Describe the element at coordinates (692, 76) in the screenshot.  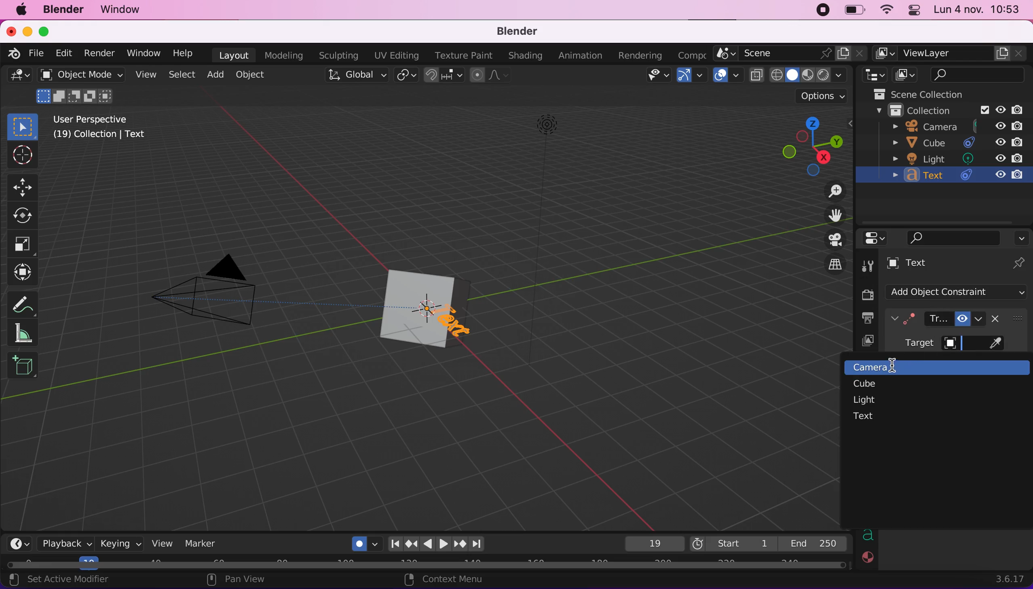
I see `gizmos` at that location.